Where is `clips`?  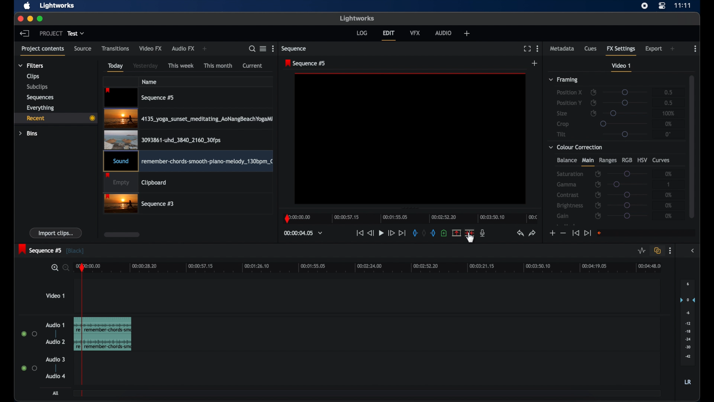 clips is located at coordinates (33, 76).